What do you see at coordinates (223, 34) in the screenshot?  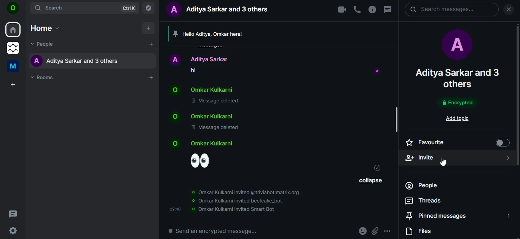 I see ` Hello Aditya, Omkar here!` at bounding box center [223, 34].